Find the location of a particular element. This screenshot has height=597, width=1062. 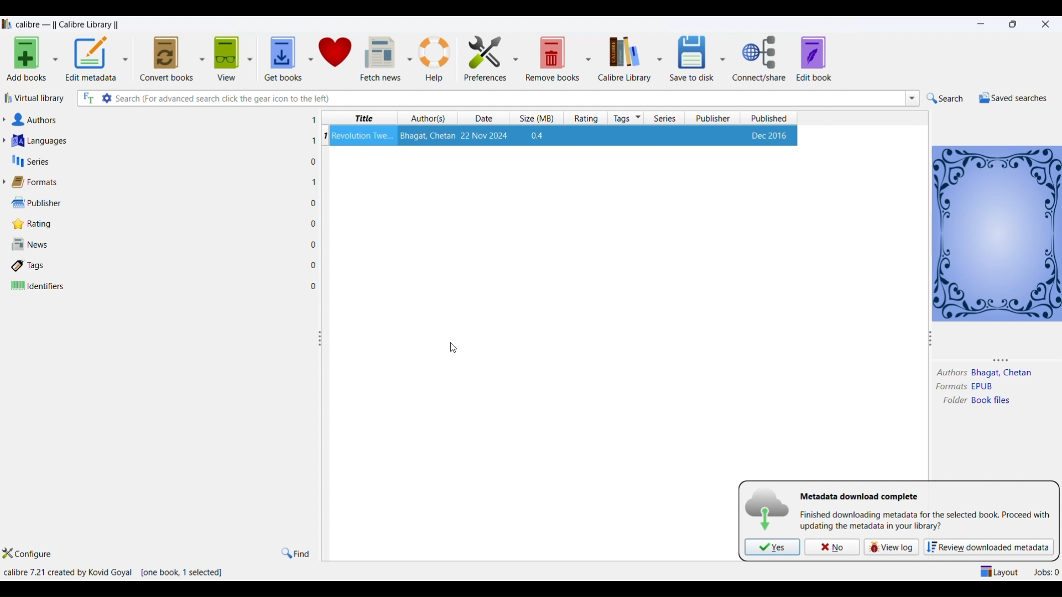

text is located at coordinates (858, 497).